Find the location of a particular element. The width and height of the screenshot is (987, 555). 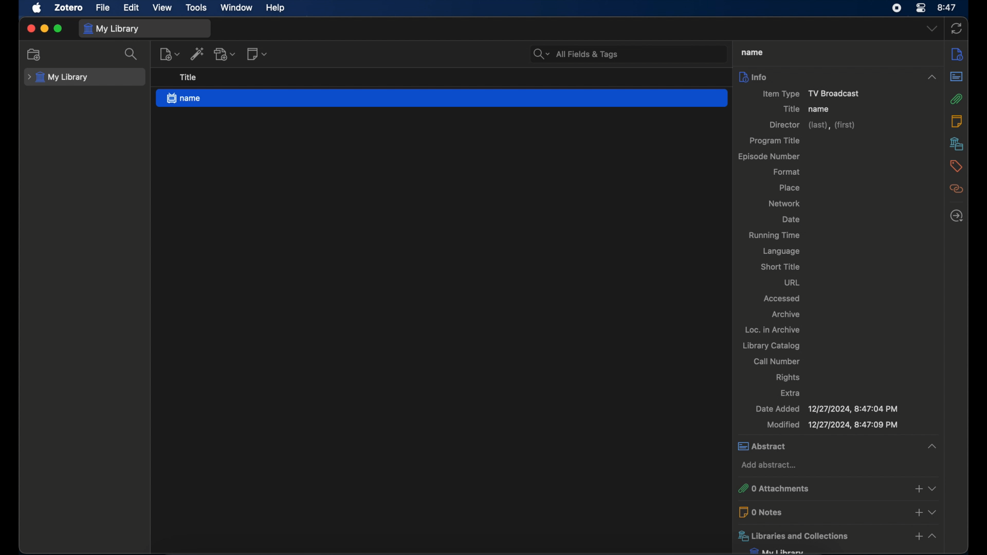

maximize is located at coordinates (58, 28).